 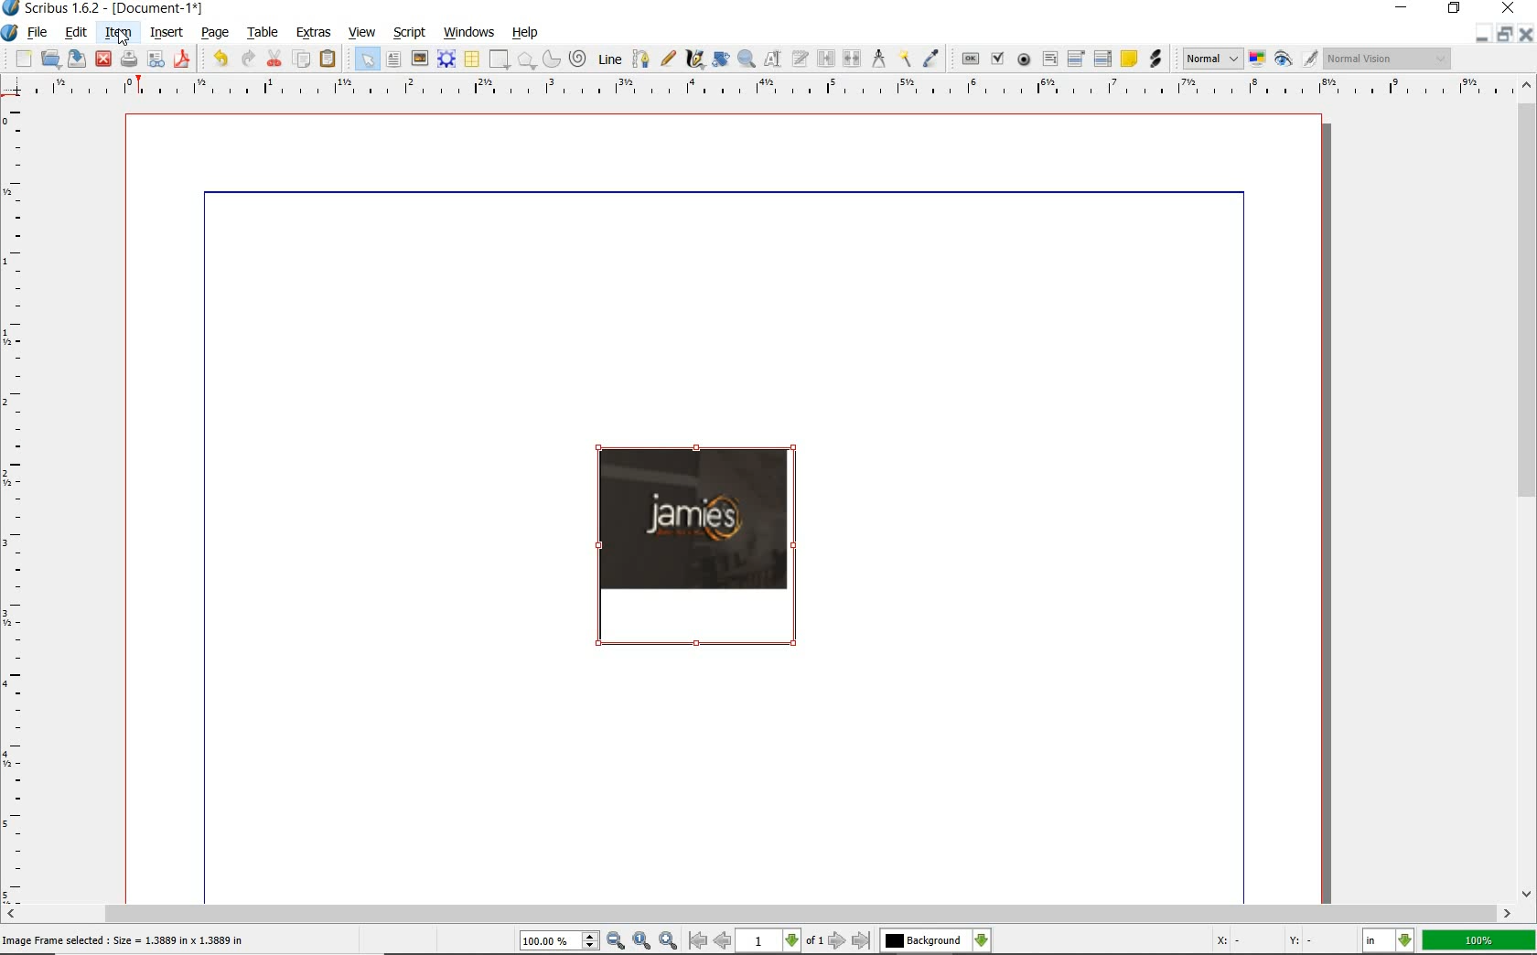 What do you see at coordinates (934, 940) in the screenshot?
I see `select the current layer` at bounding box center [934, 940].